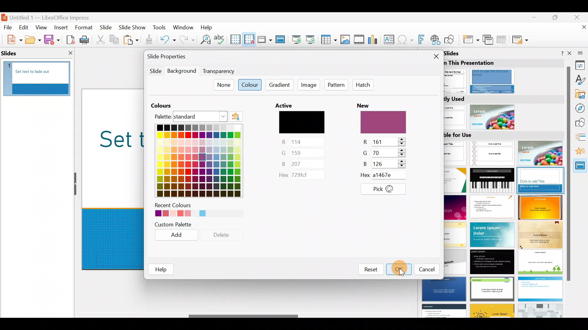  I want to click on File, so click(8, 27).